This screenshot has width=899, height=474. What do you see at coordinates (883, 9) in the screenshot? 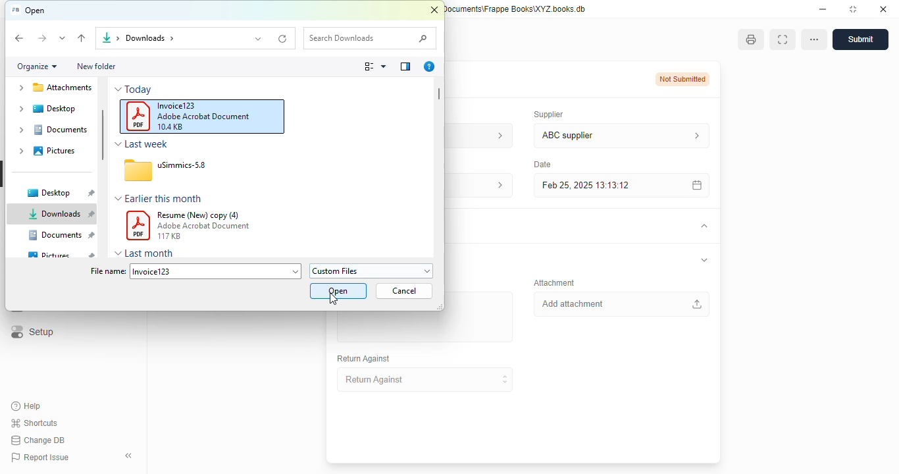
I see `close` at bounding box center [883, 9].